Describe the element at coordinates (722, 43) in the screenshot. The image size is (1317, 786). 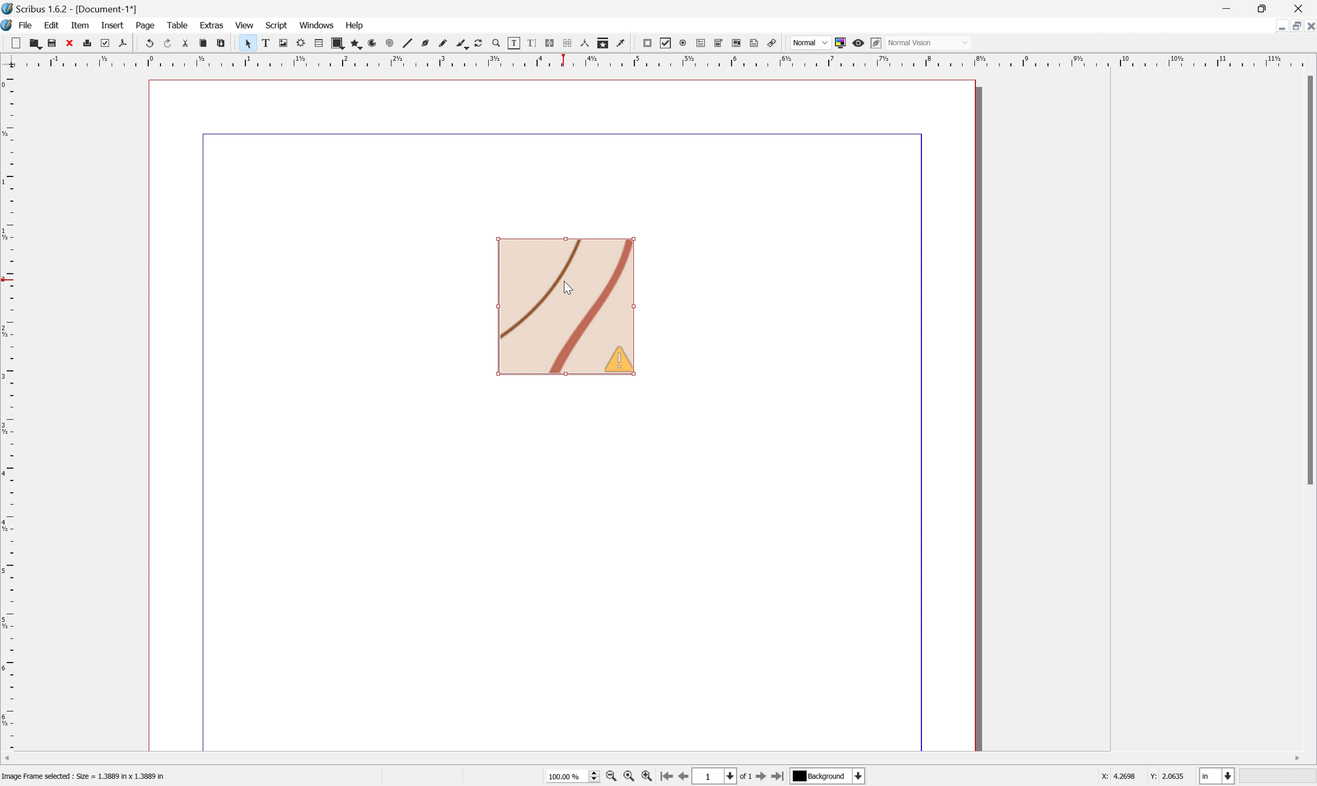
I see `PDF combo box` at that location.